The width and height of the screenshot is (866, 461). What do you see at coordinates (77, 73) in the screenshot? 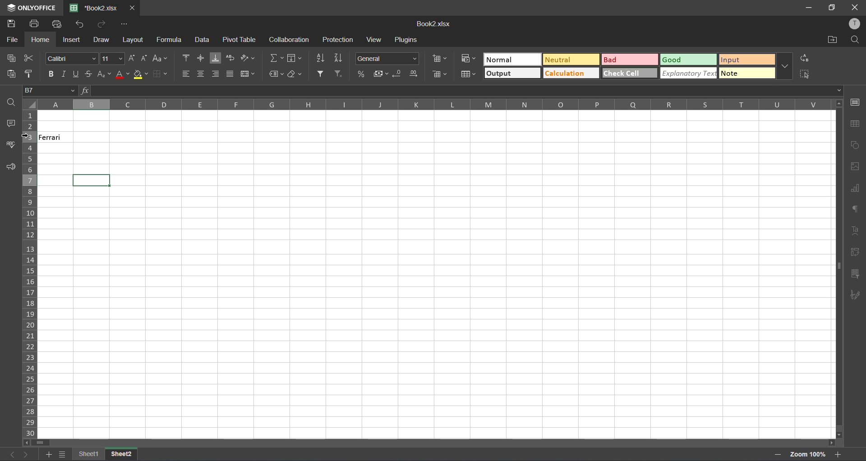
I see `underline` at bounding box center [77, 73].